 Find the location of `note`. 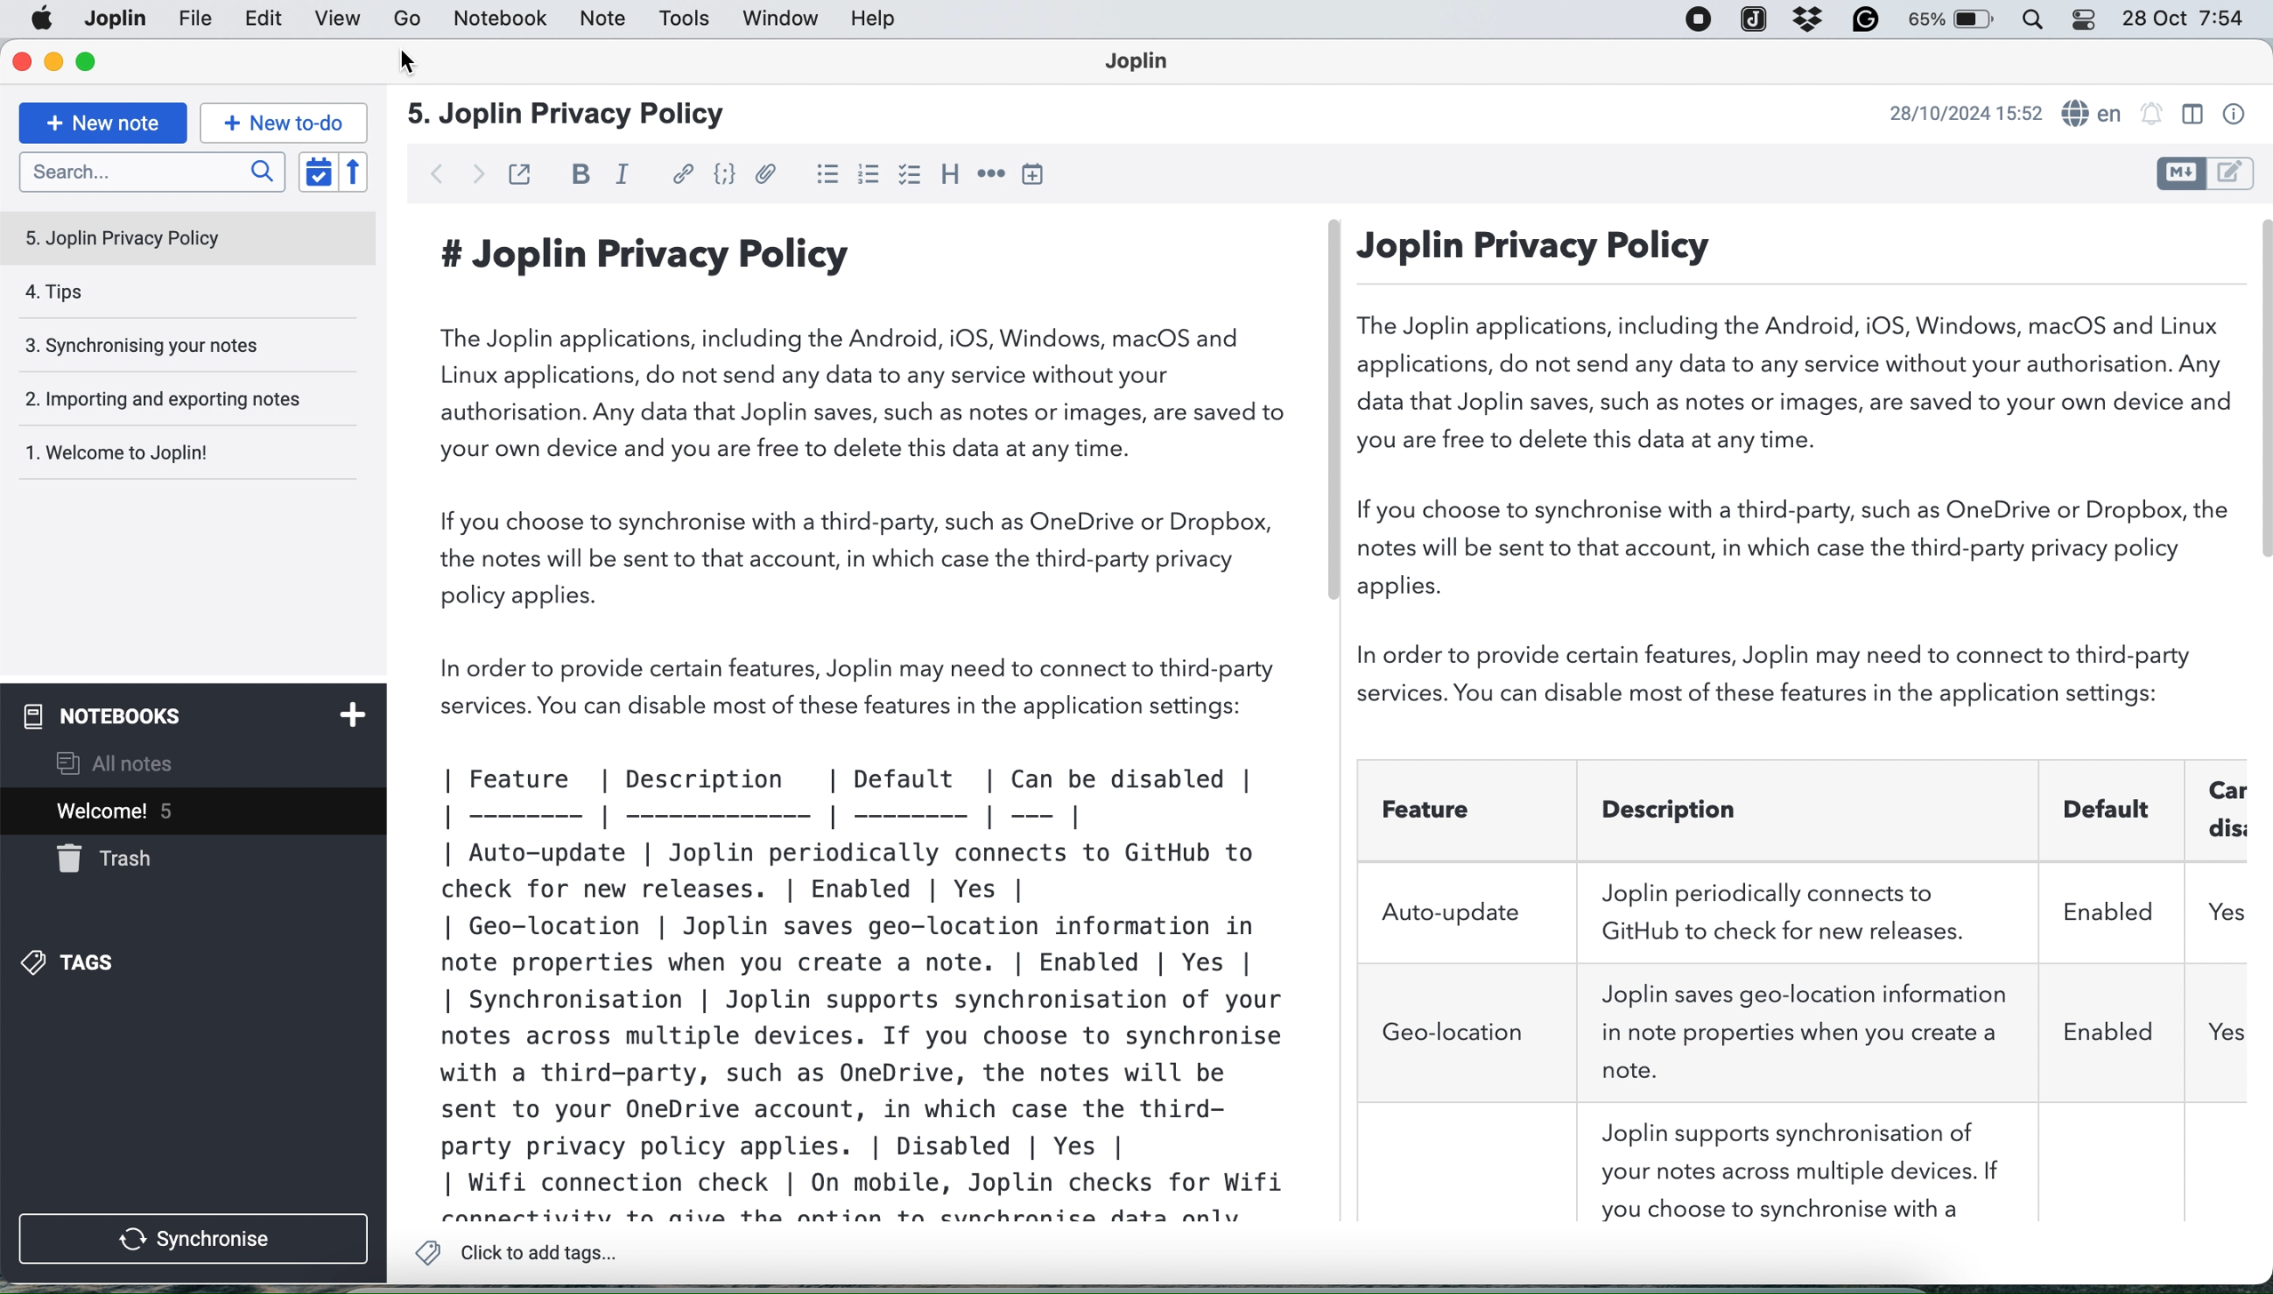

note is located at coordinates (600, 20).